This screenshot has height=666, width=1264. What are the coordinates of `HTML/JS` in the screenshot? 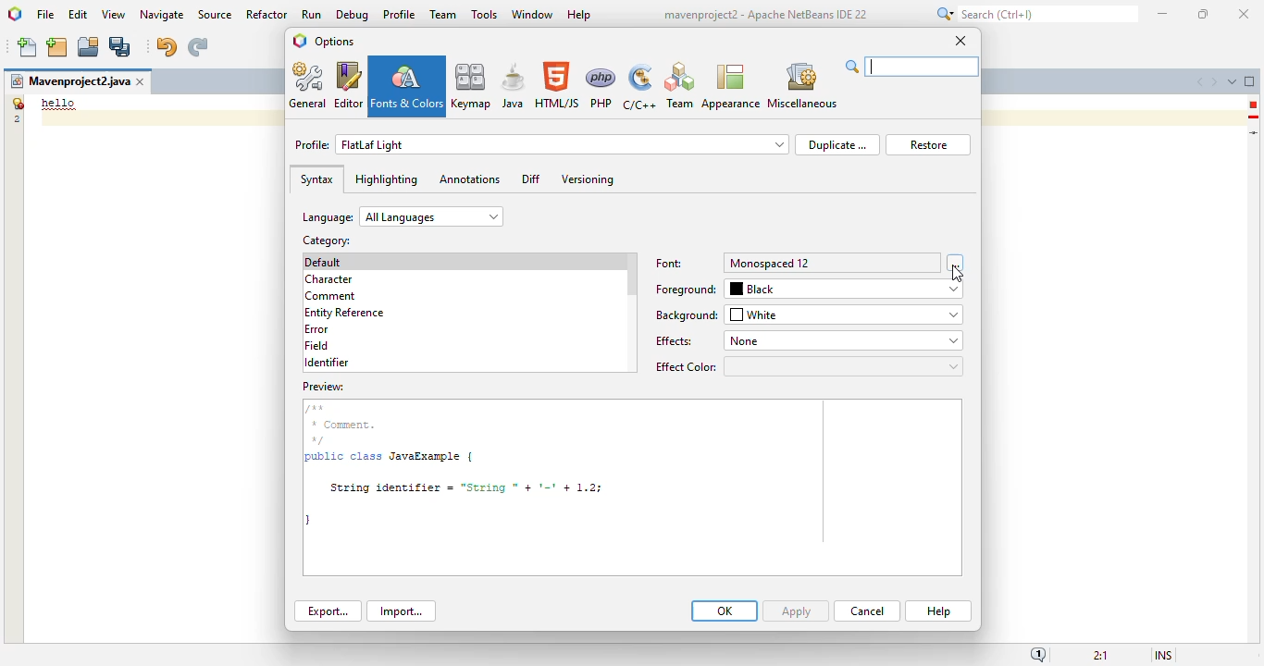 It's located at (558, 85).